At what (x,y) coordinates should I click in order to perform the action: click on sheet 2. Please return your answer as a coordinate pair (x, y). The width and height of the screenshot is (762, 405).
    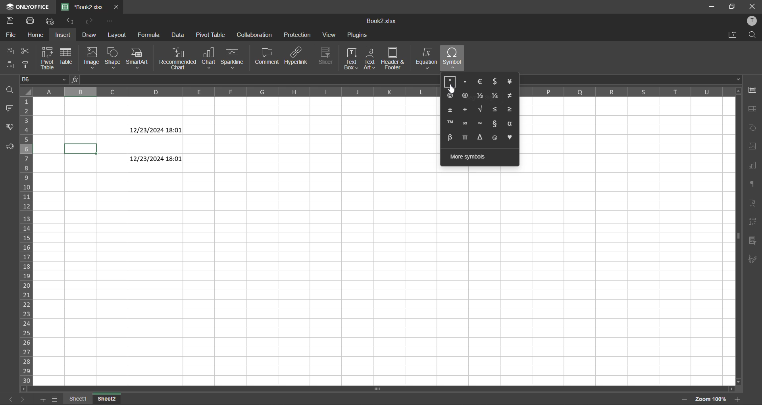
    Looking at the image, I should click on (106, 399).